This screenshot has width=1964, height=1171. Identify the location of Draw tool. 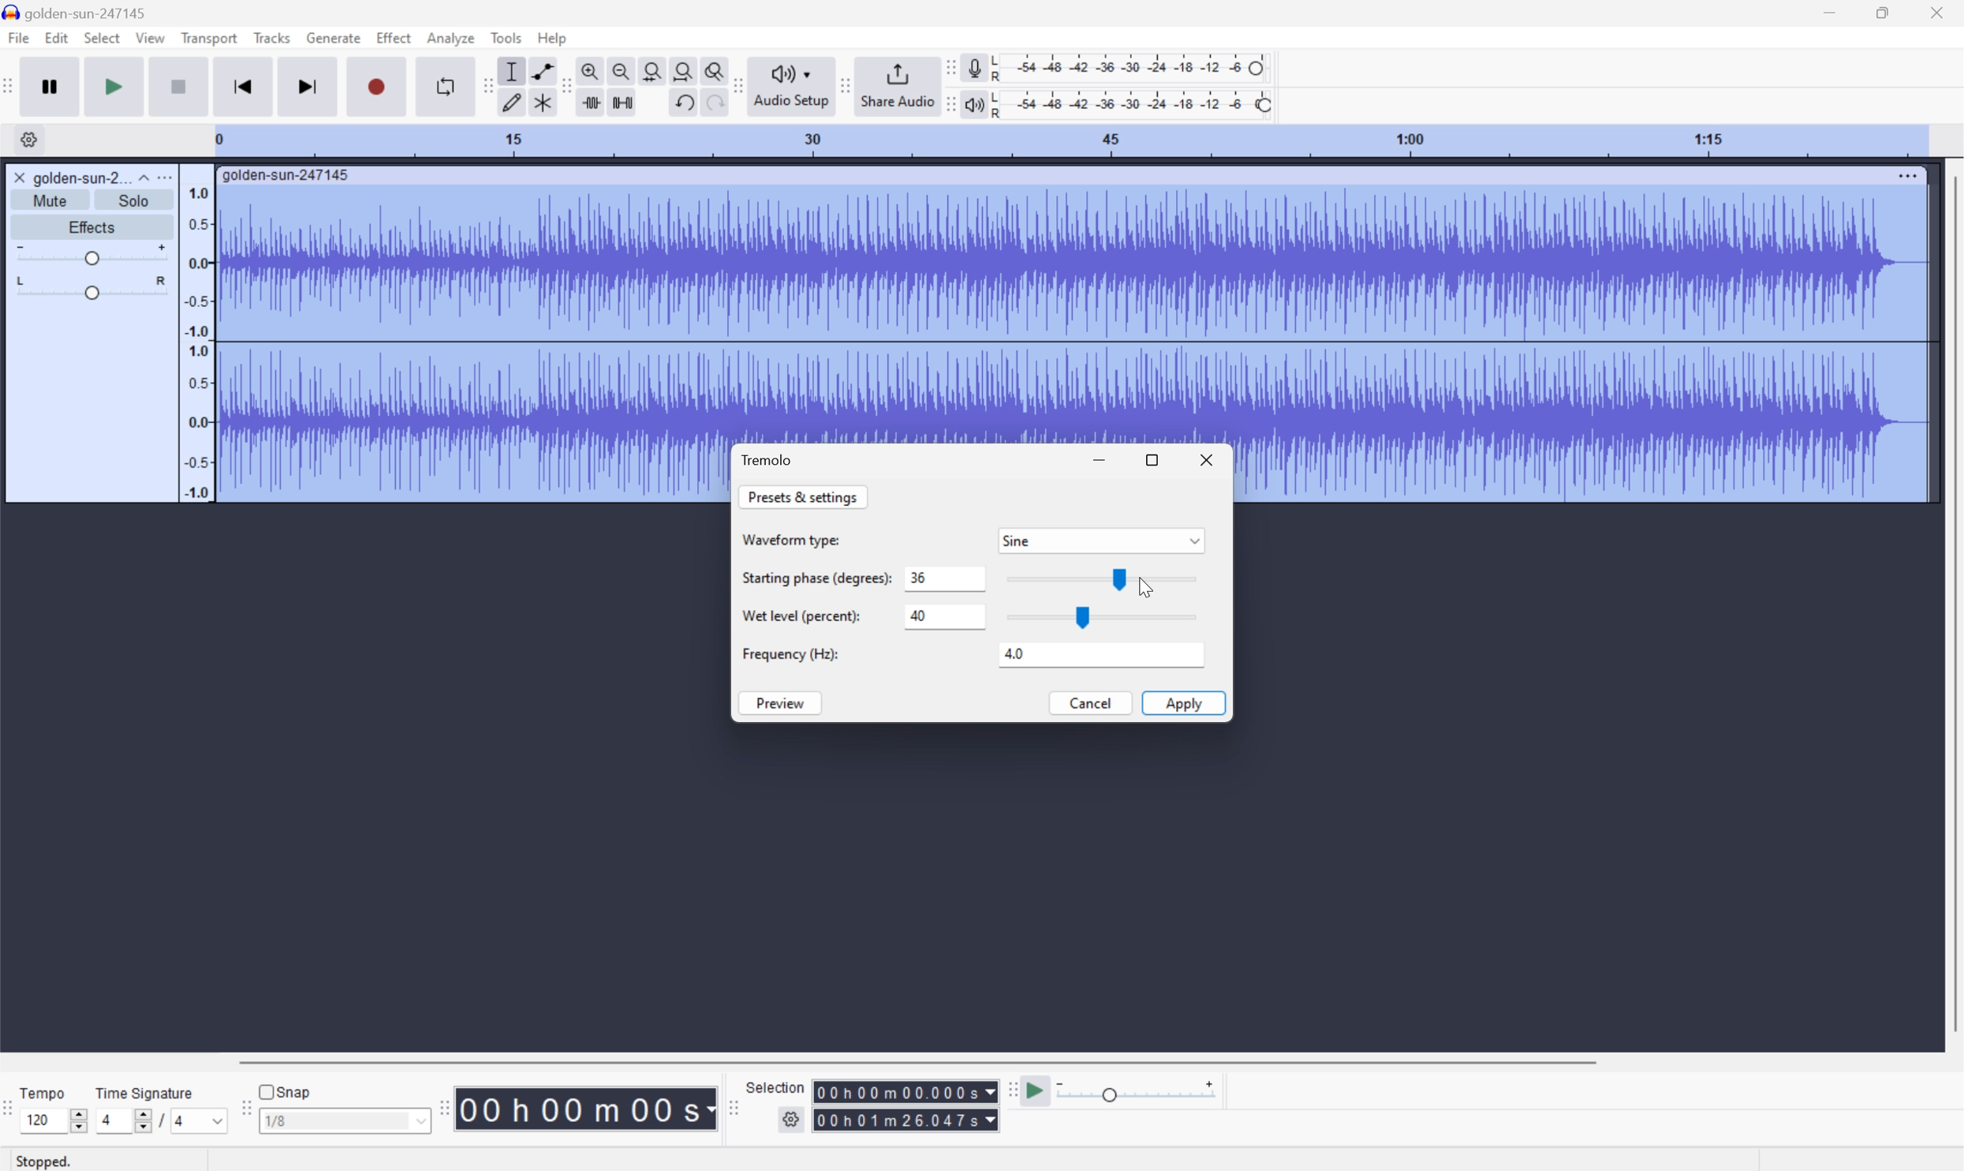
(512, 103).